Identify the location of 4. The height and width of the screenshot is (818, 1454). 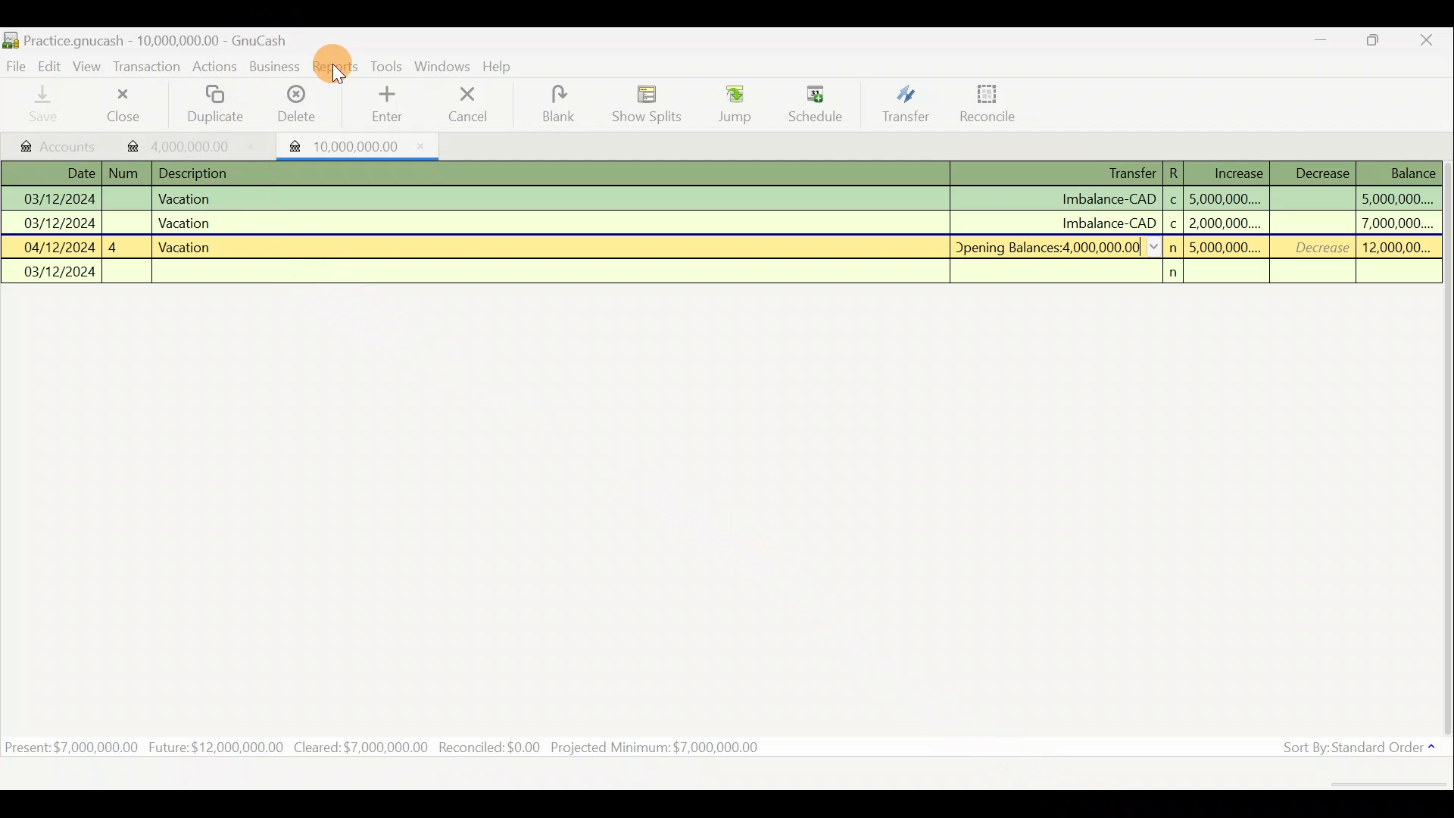
(114, 247).